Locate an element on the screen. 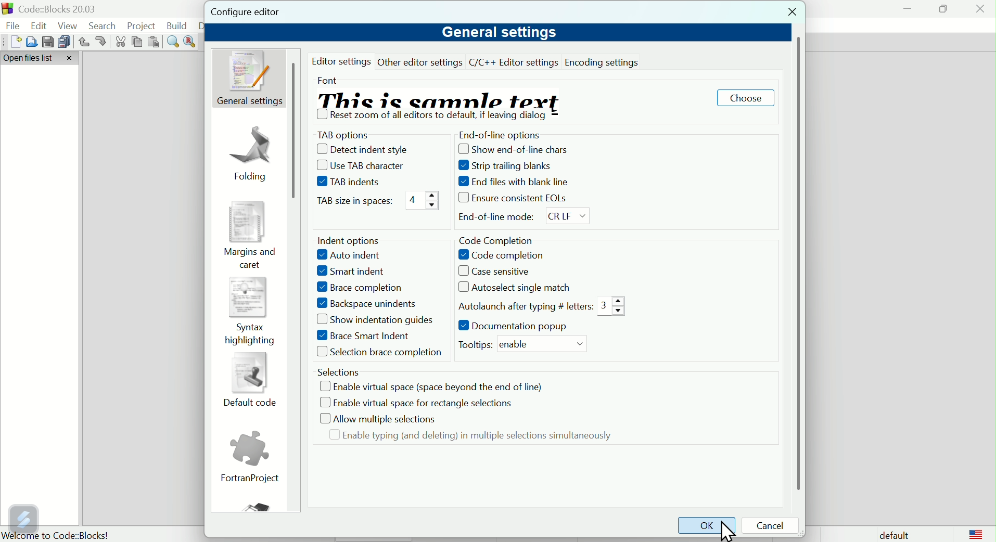  Smart Indent is located at coordinates (355, 269).